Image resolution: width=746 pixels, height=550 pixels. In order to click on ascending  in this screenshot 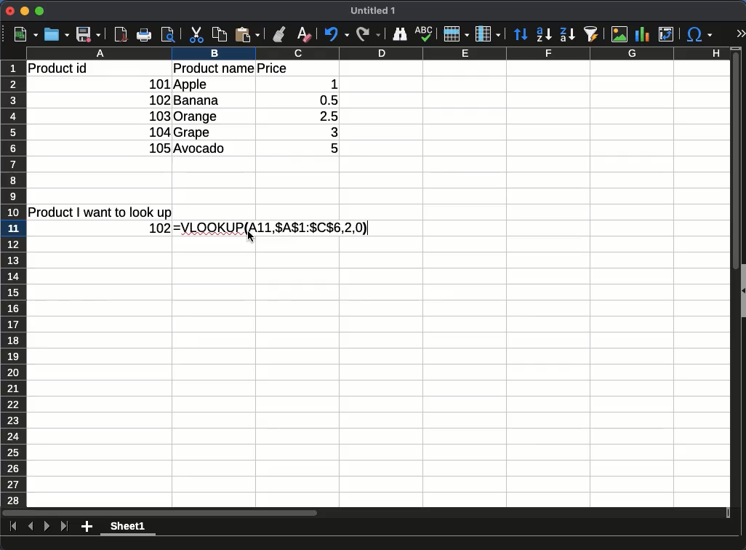, I will do `click(544, 34)`.